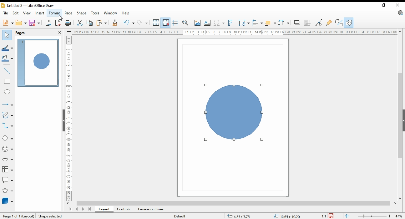 Image resolution: width=405 pixels, height=219 pixels. Describe the element at coordinates (82, 13) in the screenshot. I see `shape` at that location.